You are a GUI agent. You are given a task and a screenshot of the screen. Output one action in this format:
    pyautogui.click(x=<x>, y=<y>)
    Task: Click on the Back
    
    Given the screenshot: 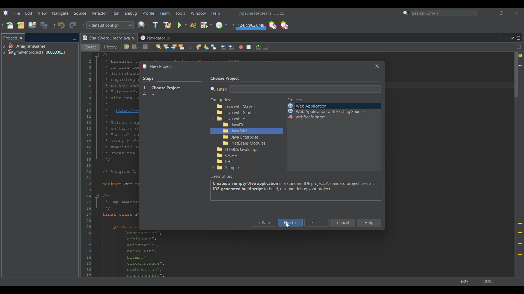 What is the action you would take?
    pyautogui.click(x=264, y=223)
    